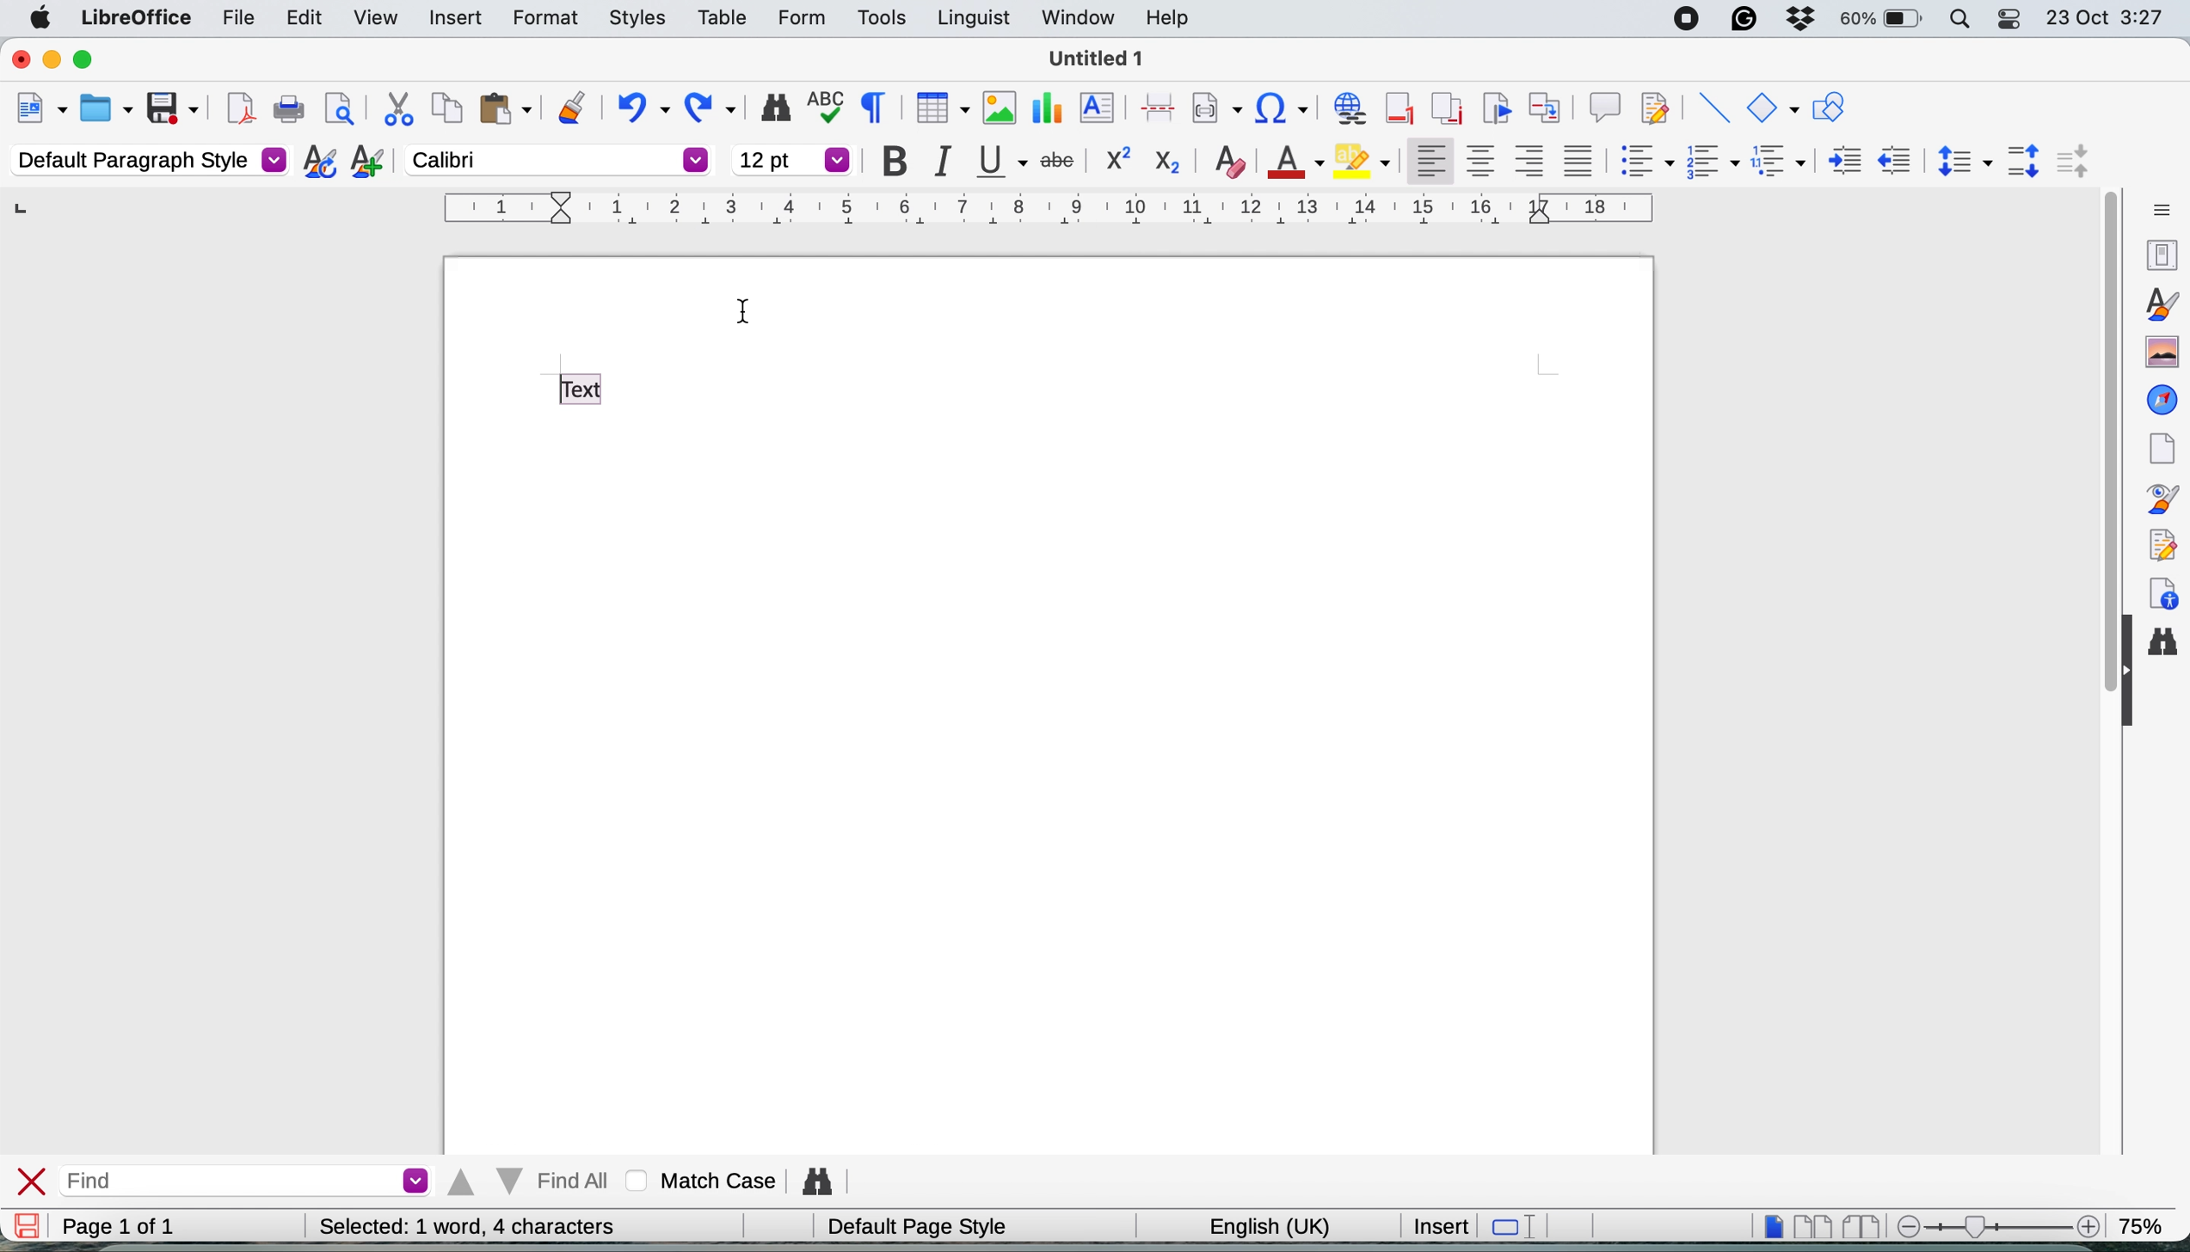  I want to click on cursor, so click(746, 307).